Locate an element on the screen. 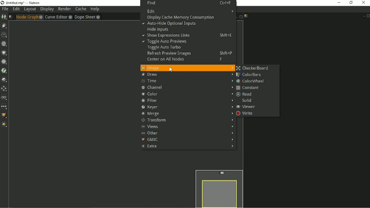  Restore down is located at coordinates (350, 3).